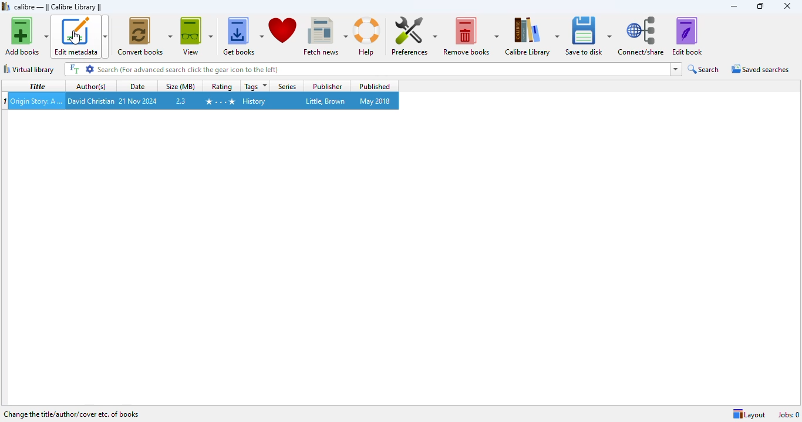  I want to click on connect/share, so click(641, 35).